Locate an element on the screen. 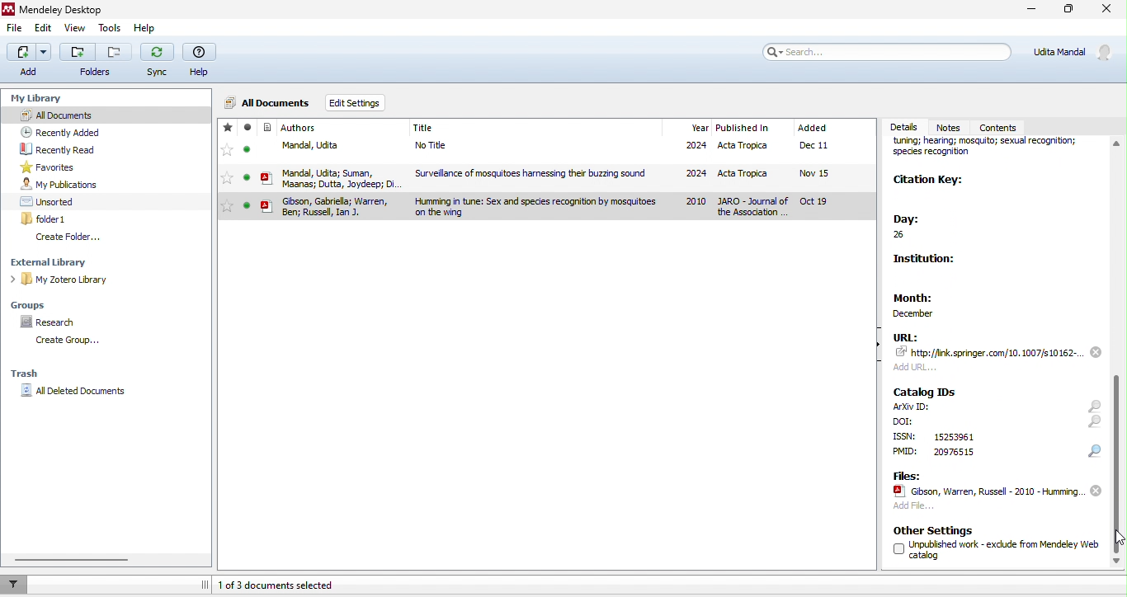 The height and width of the screenshot is (597, 1127). search bar is located at coordinates (888, 52).